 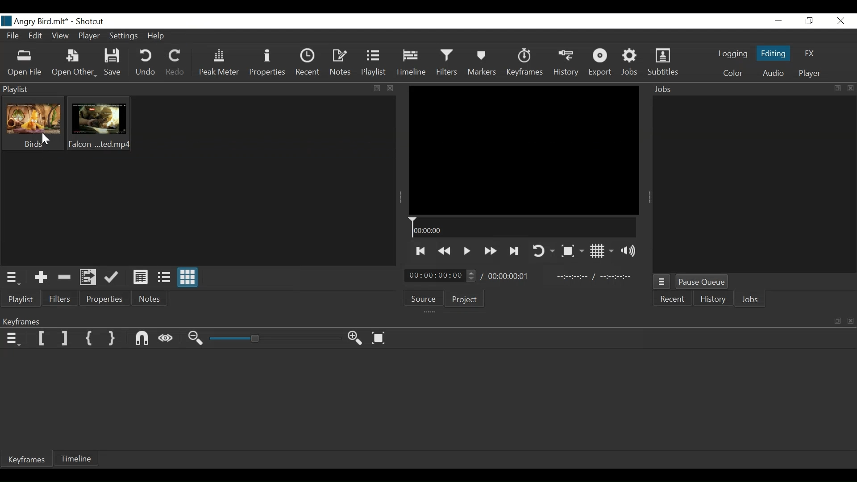 I want to click on Editing, so click(x=773, y=53).